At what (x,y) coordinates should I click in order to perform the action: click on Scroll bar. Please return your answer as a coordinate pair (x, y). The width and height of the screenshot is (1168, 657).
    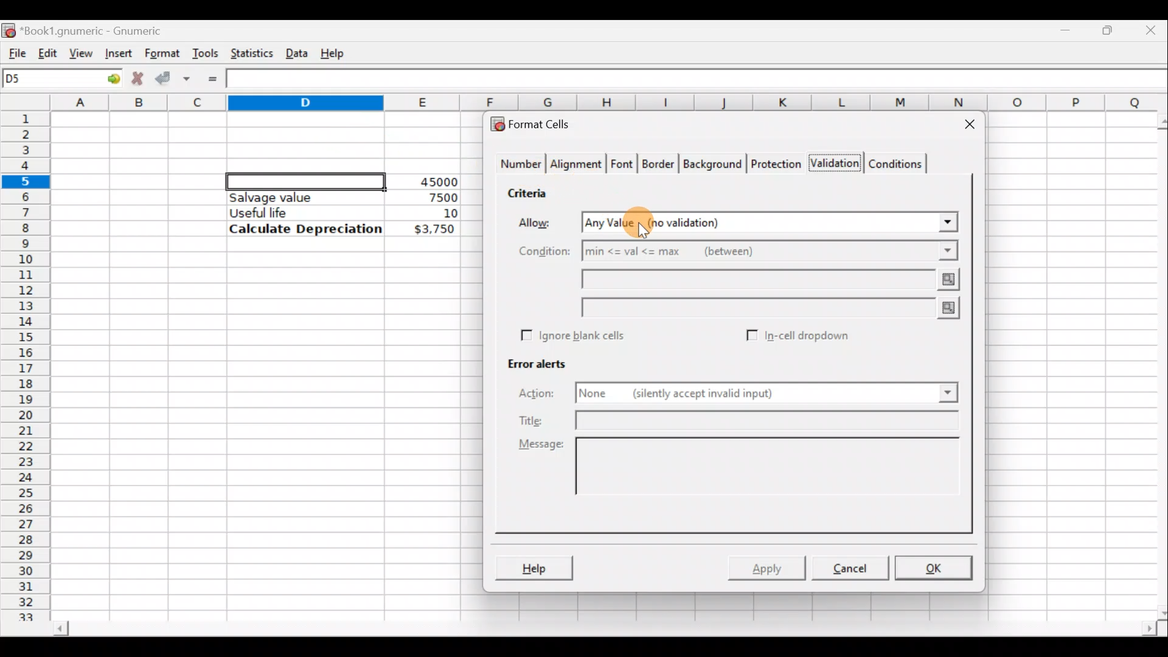
    Looking at the image, I should click on (603, 630).